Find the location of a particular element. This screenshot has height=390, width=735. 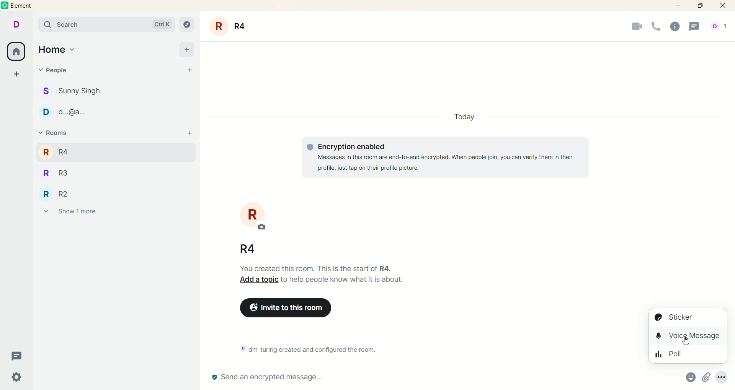

minimize is located at coordinates (677, 6).